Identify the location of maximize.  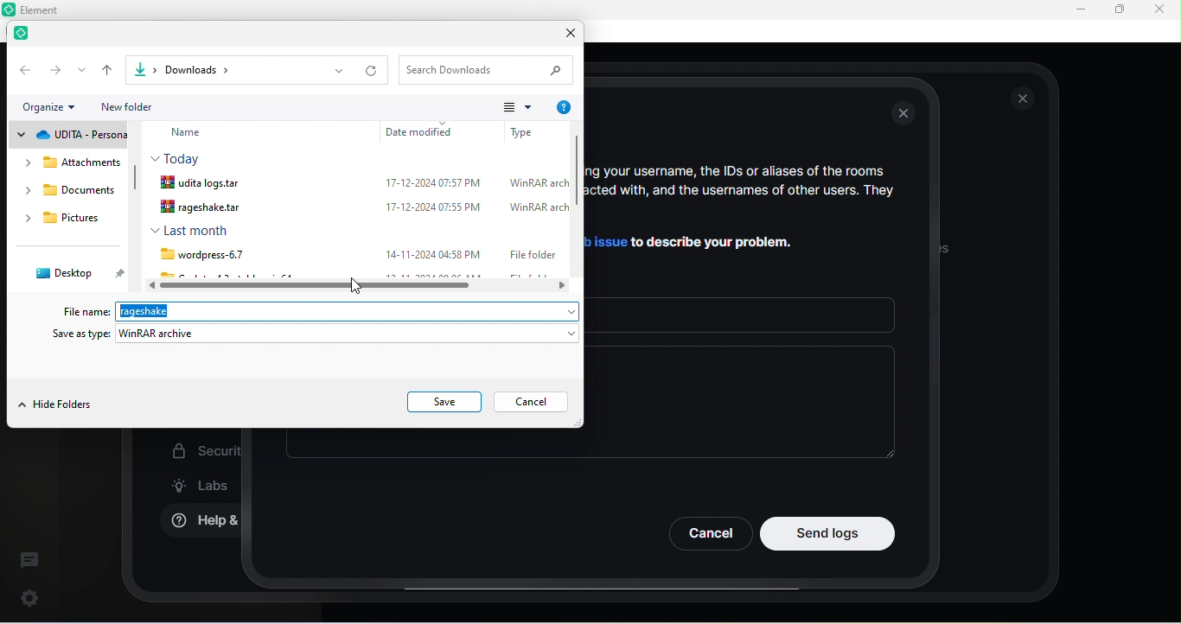
(1119, 10).